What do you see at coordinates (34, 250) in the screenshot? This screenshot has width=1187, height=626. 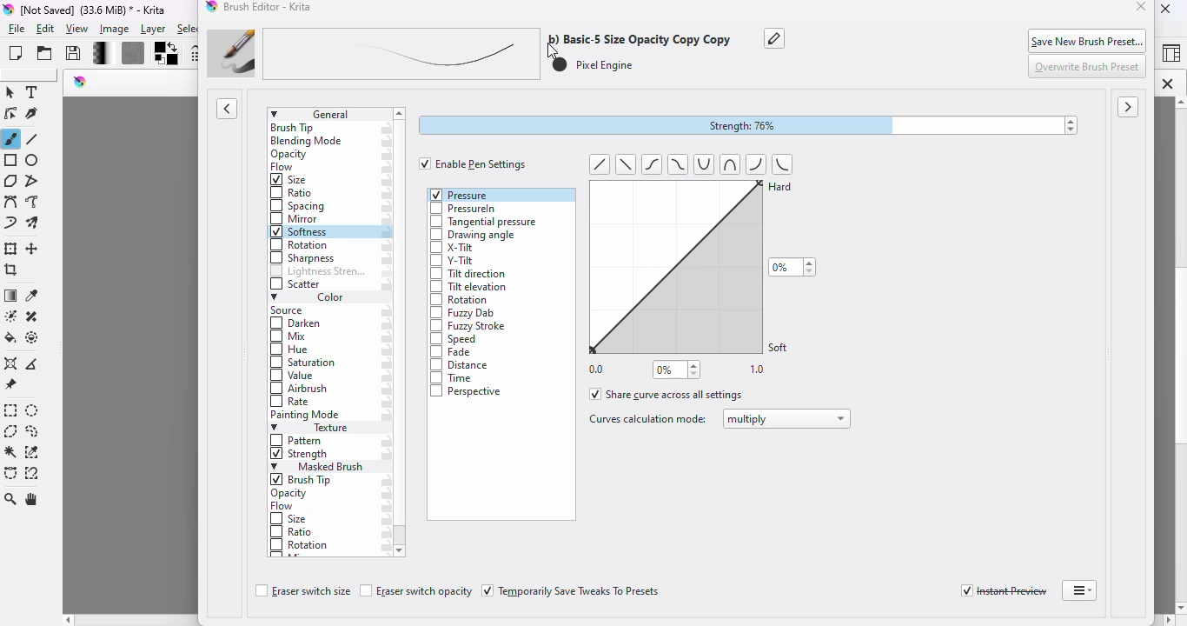 I see `move a layer` at bounding box center [34, 250].